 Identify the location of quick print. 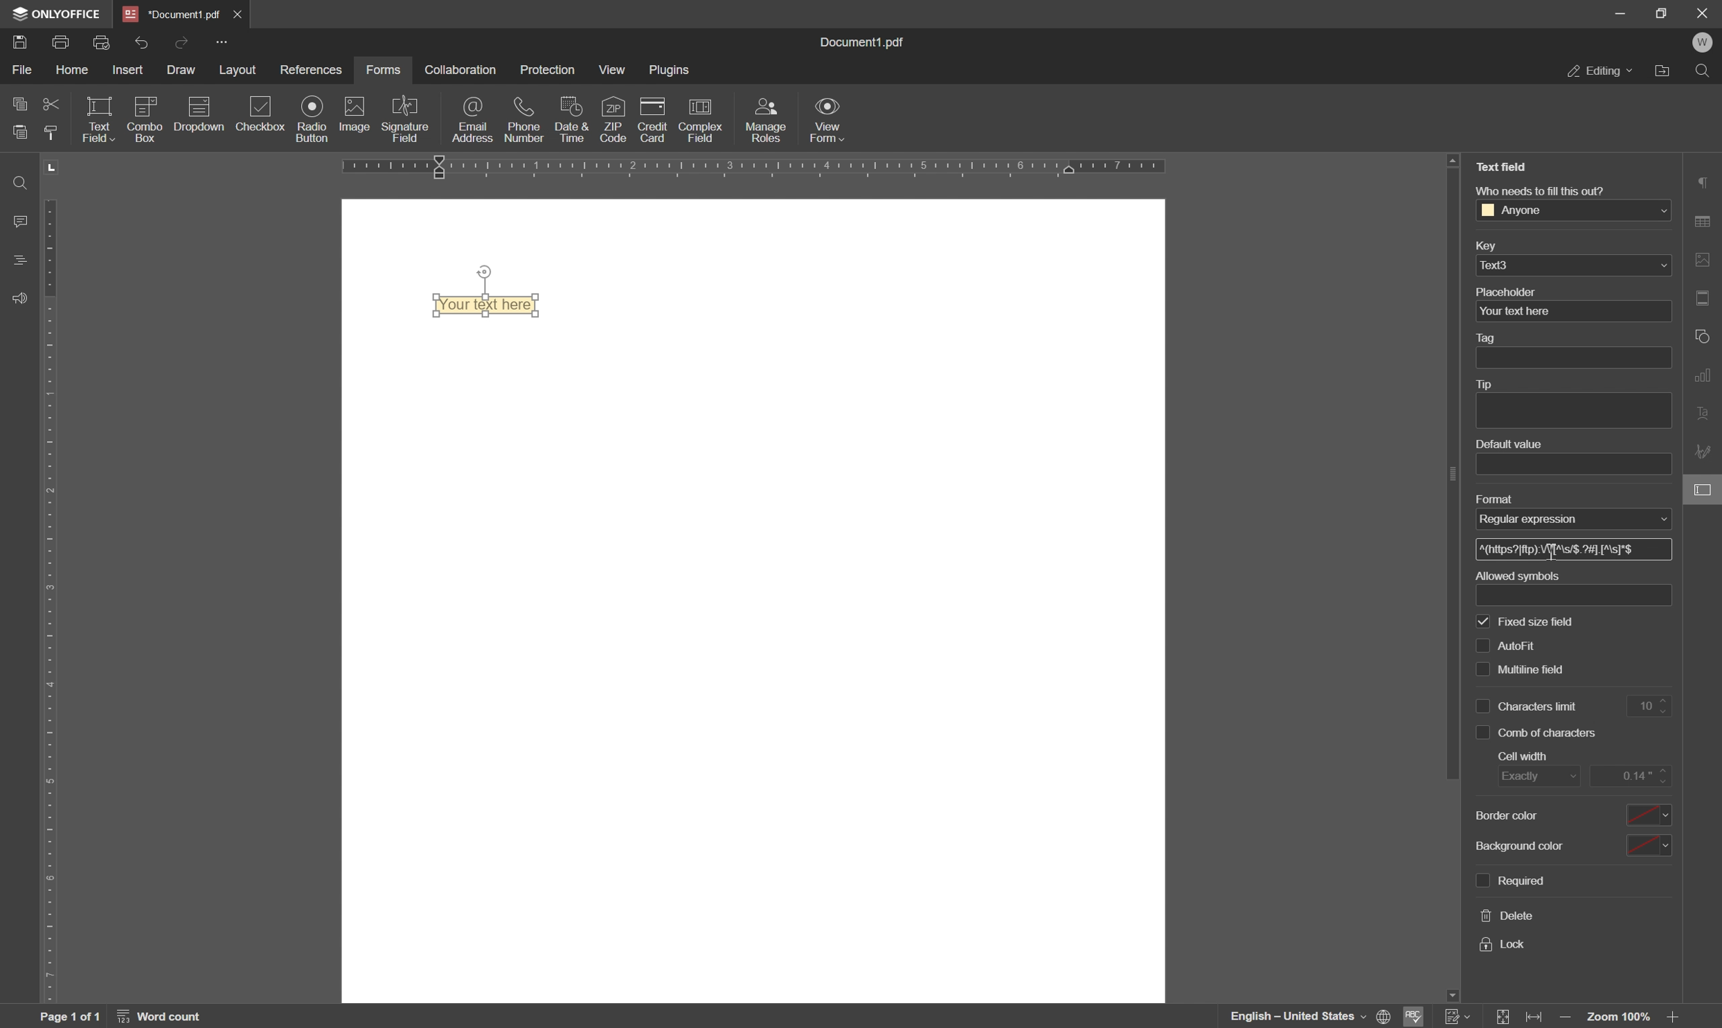
(107, 42).